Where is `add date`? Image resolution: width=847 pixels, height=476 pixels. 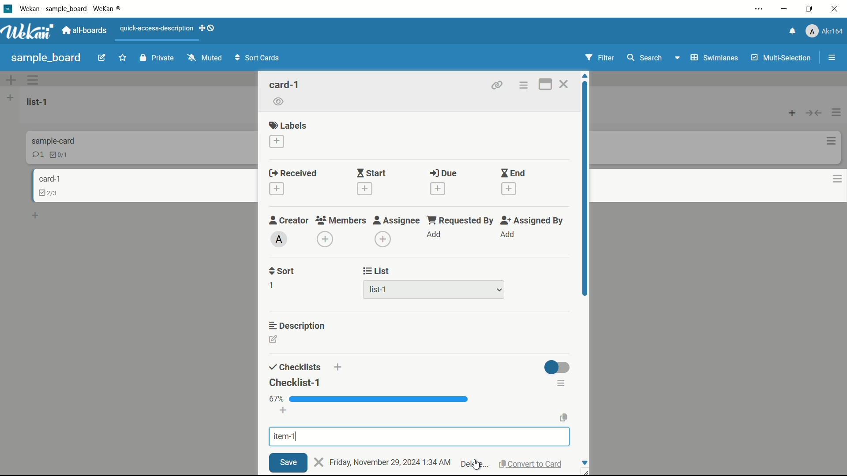
add date is located at coordinates (438, 188).